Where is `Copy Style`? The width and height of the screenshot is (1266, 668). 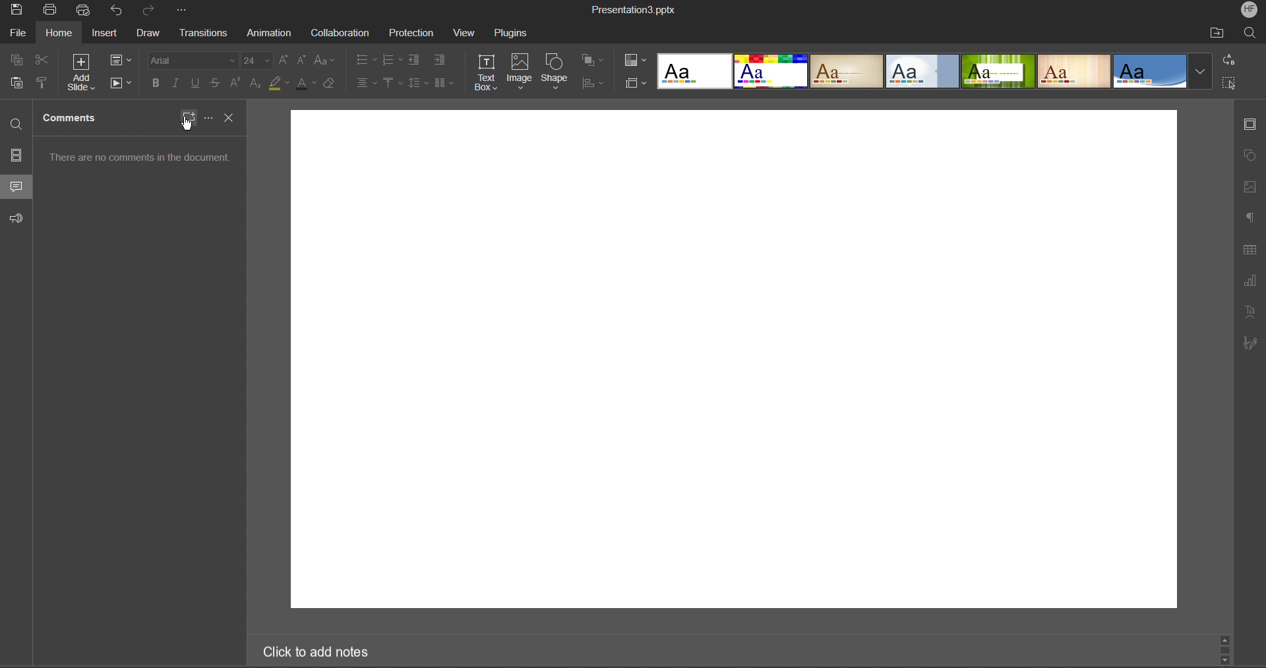 Copy Style is located at coordinates (41, 83).